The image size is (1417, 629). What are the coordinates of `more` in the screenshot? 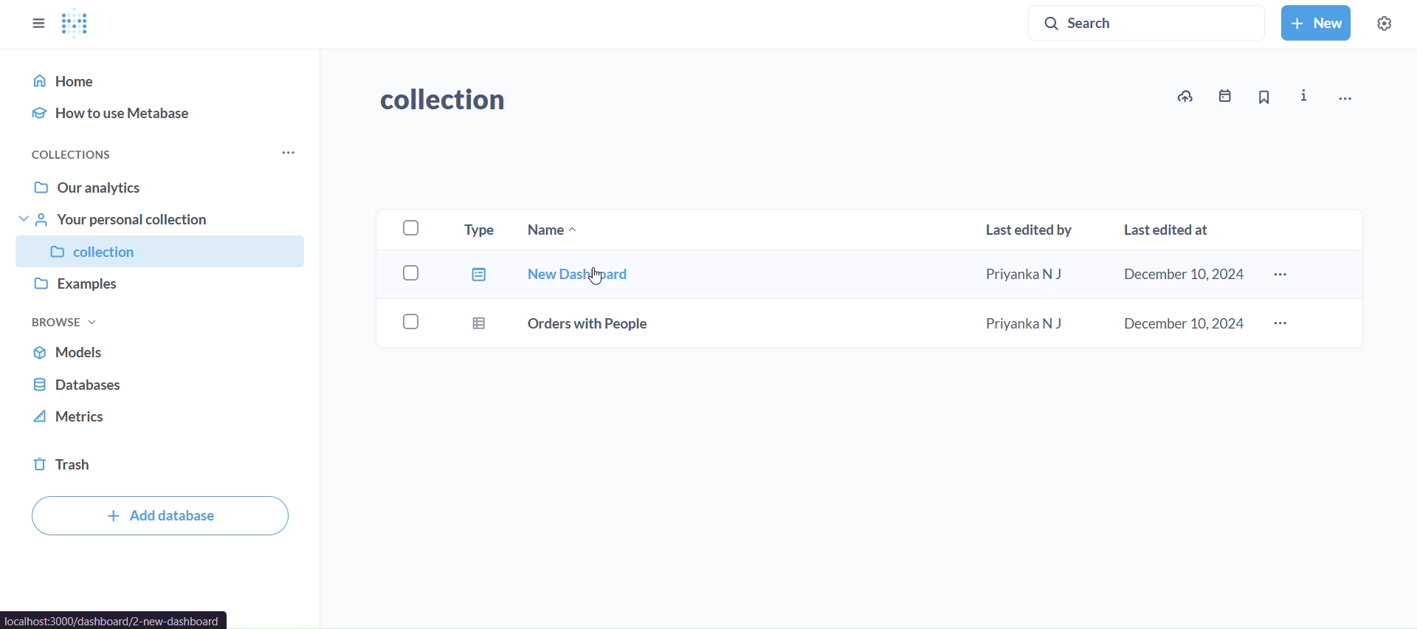 It's located at (1280, 324).